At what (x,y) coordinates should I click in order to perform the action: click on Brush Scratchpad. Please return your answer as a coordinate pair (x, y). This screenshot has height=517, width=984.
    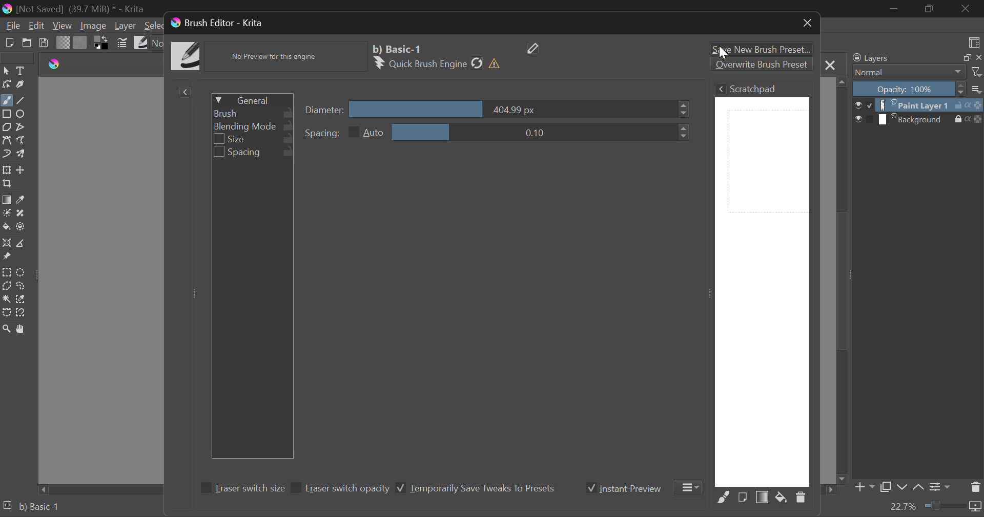
    Looking at the image, I should click on (762, 284).